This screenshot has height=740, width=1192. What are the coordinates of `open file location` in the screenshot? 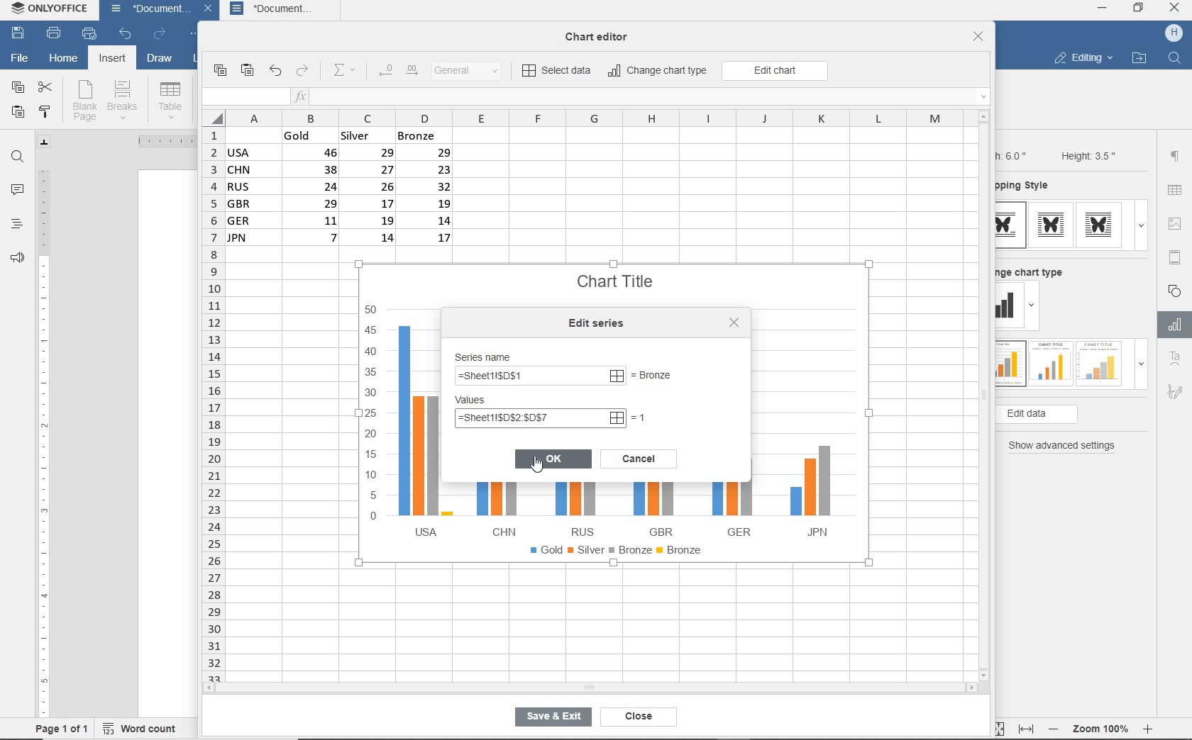 It's located at (1139, 59).